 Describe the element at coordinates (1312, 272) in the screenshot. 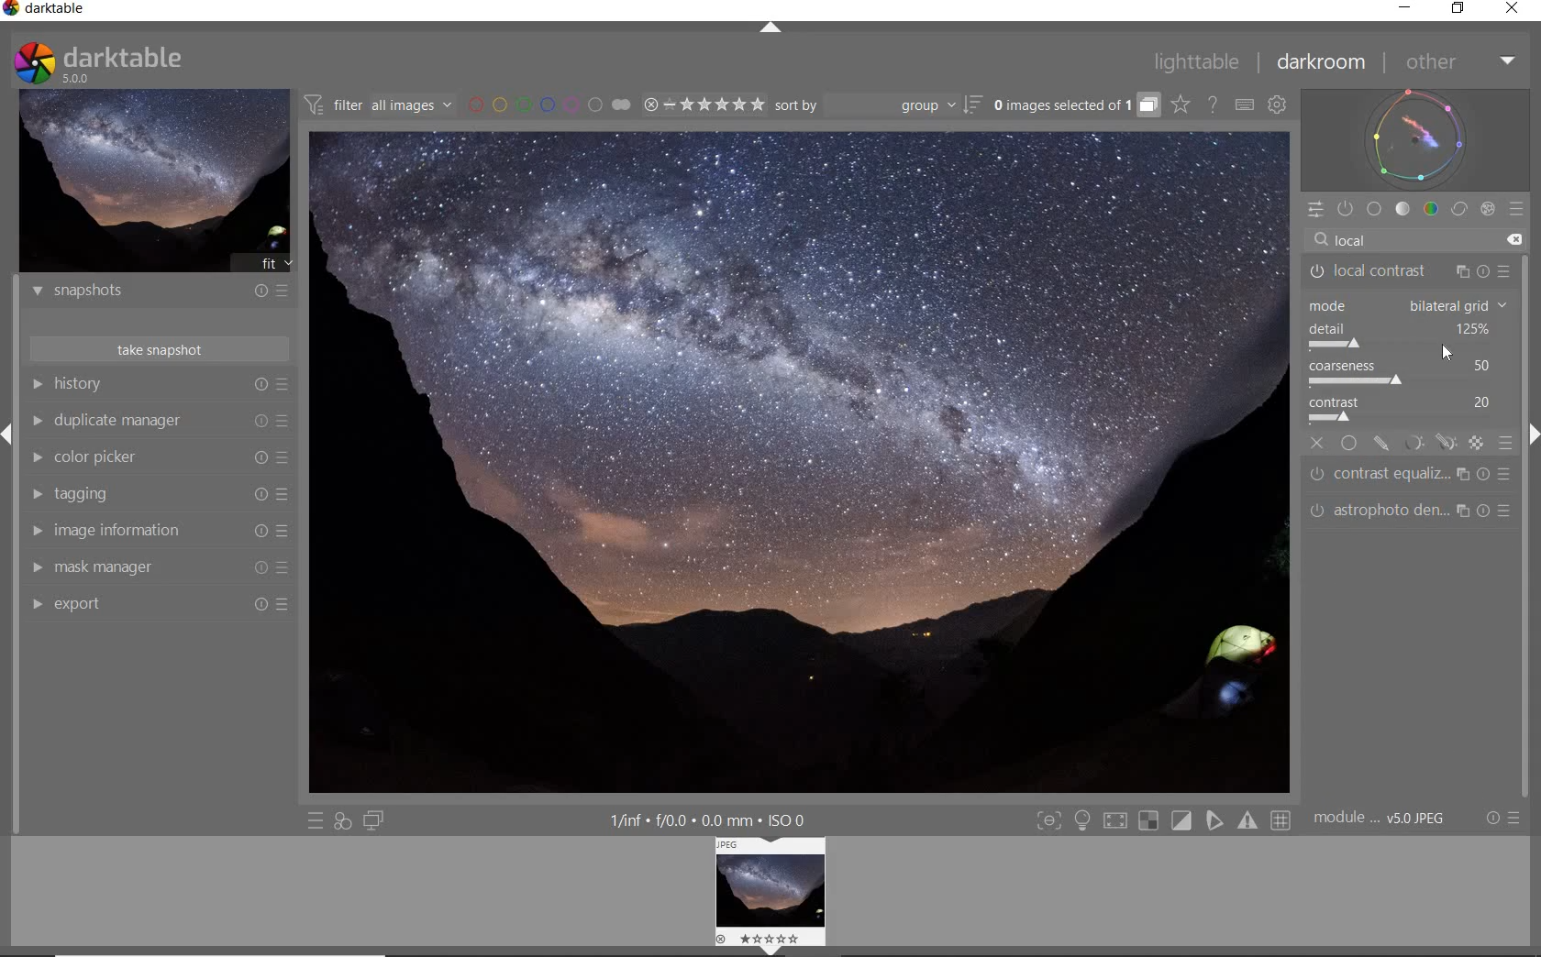

I see `Switched off` at that location.